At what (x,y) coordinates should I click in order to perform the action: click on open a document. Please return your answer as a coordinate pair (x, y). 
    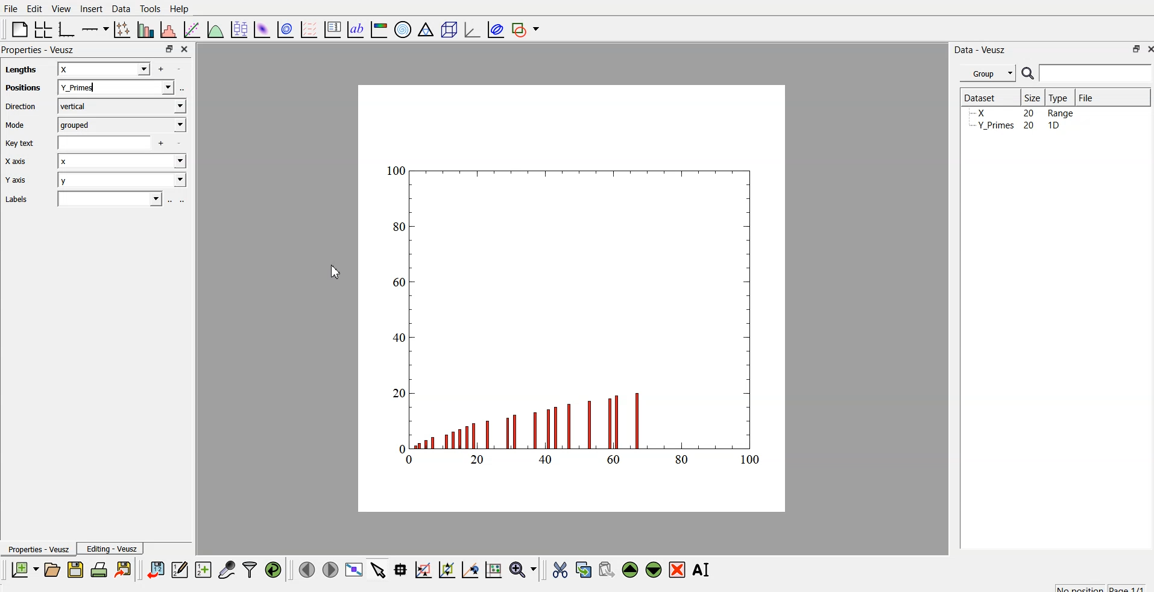
    Looking at the image, I should click on (51, 569).